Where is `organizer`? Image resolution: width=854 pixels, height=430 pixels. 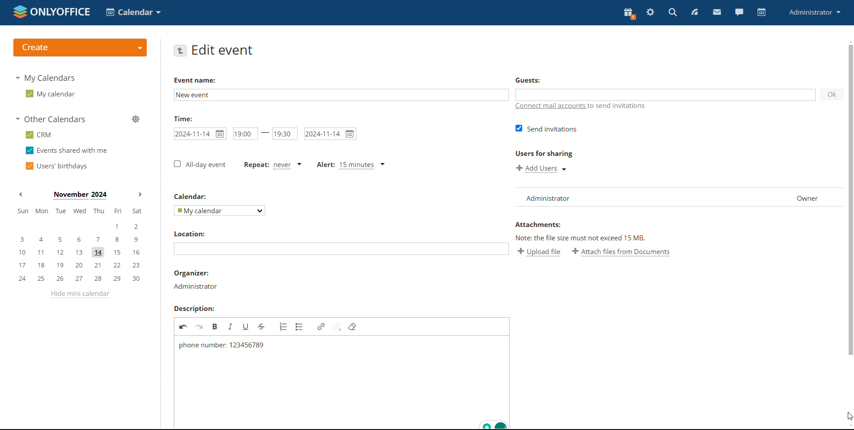
organizer is located at coordinates (192, 273).